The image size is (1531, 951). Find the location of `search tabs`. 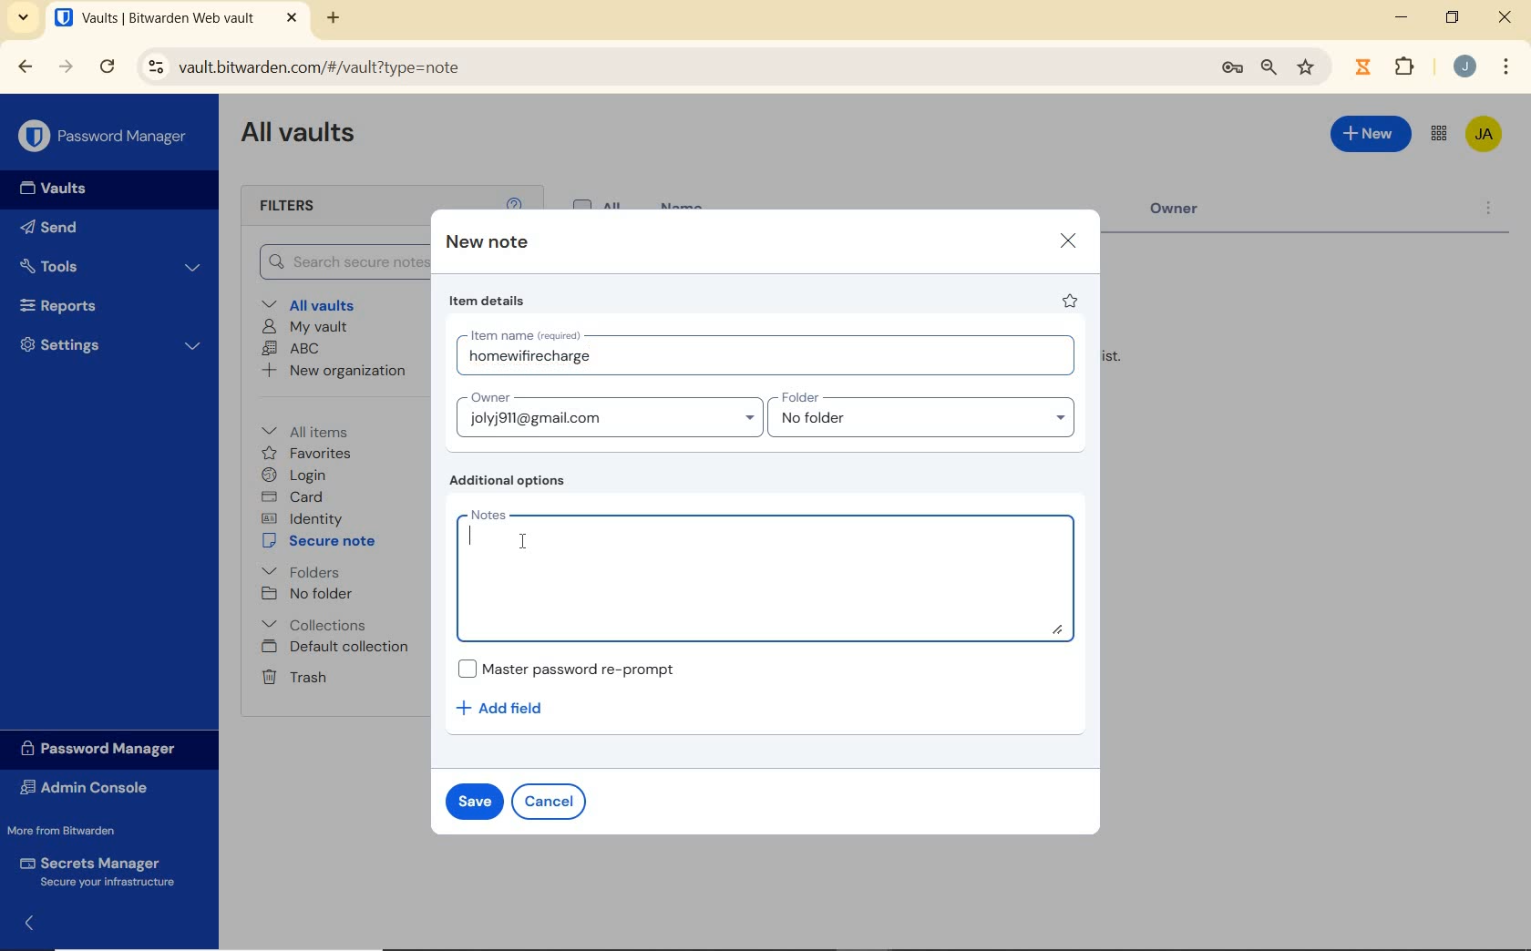

search tabs is located at coordinates (26, 20).